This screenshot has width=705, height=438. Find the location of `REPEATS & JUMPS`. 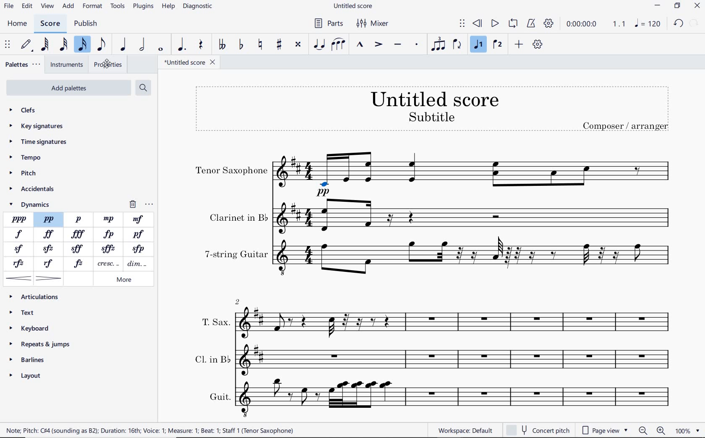

REPEATS & JUMPS is located at coordinates (42, 345).